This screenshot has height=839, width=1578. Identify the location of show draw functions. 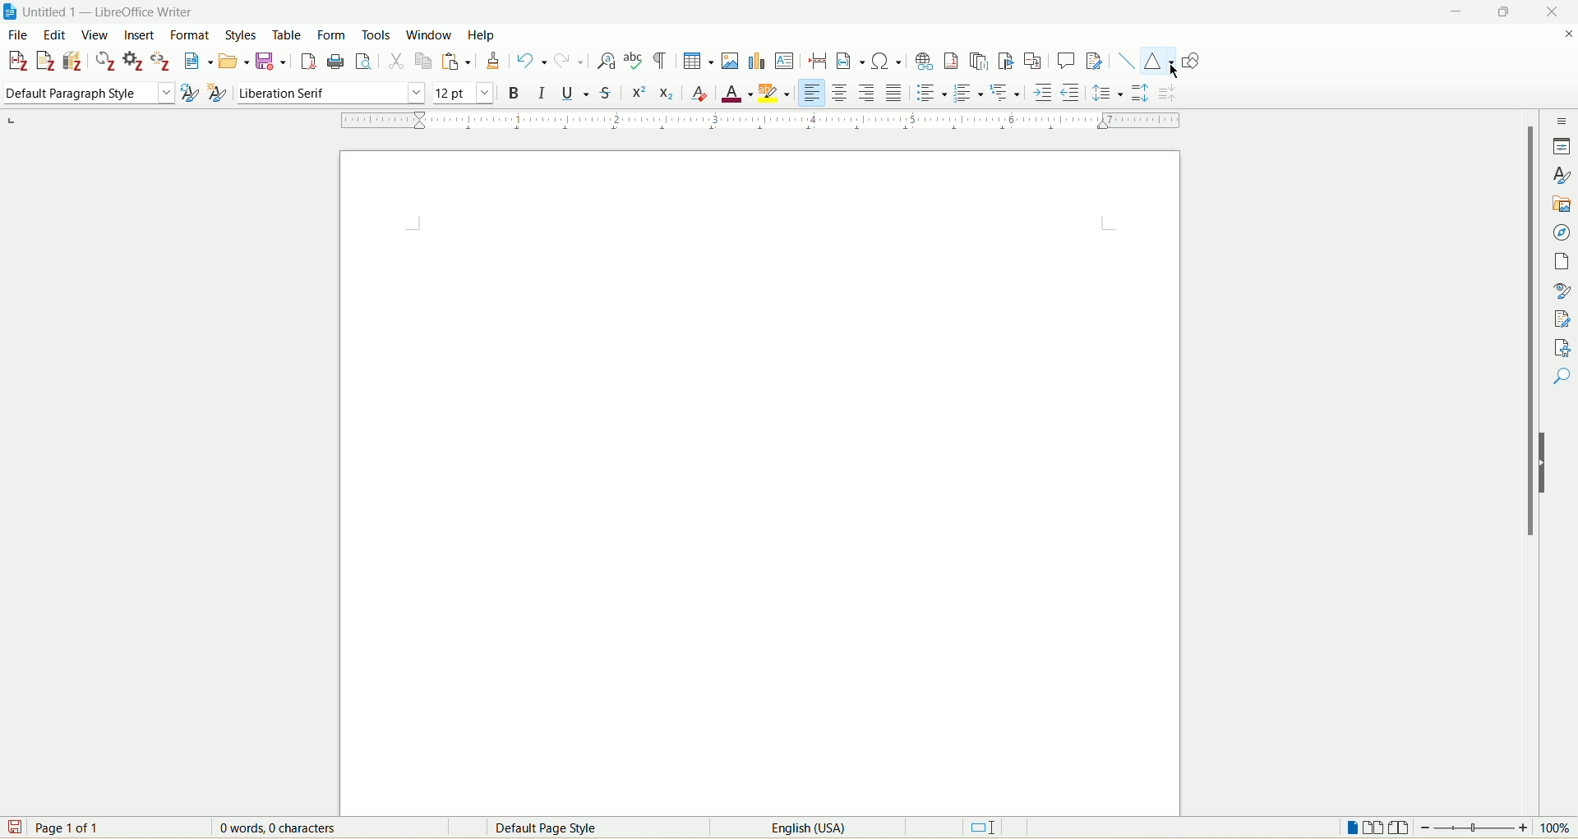
(1193, 60).